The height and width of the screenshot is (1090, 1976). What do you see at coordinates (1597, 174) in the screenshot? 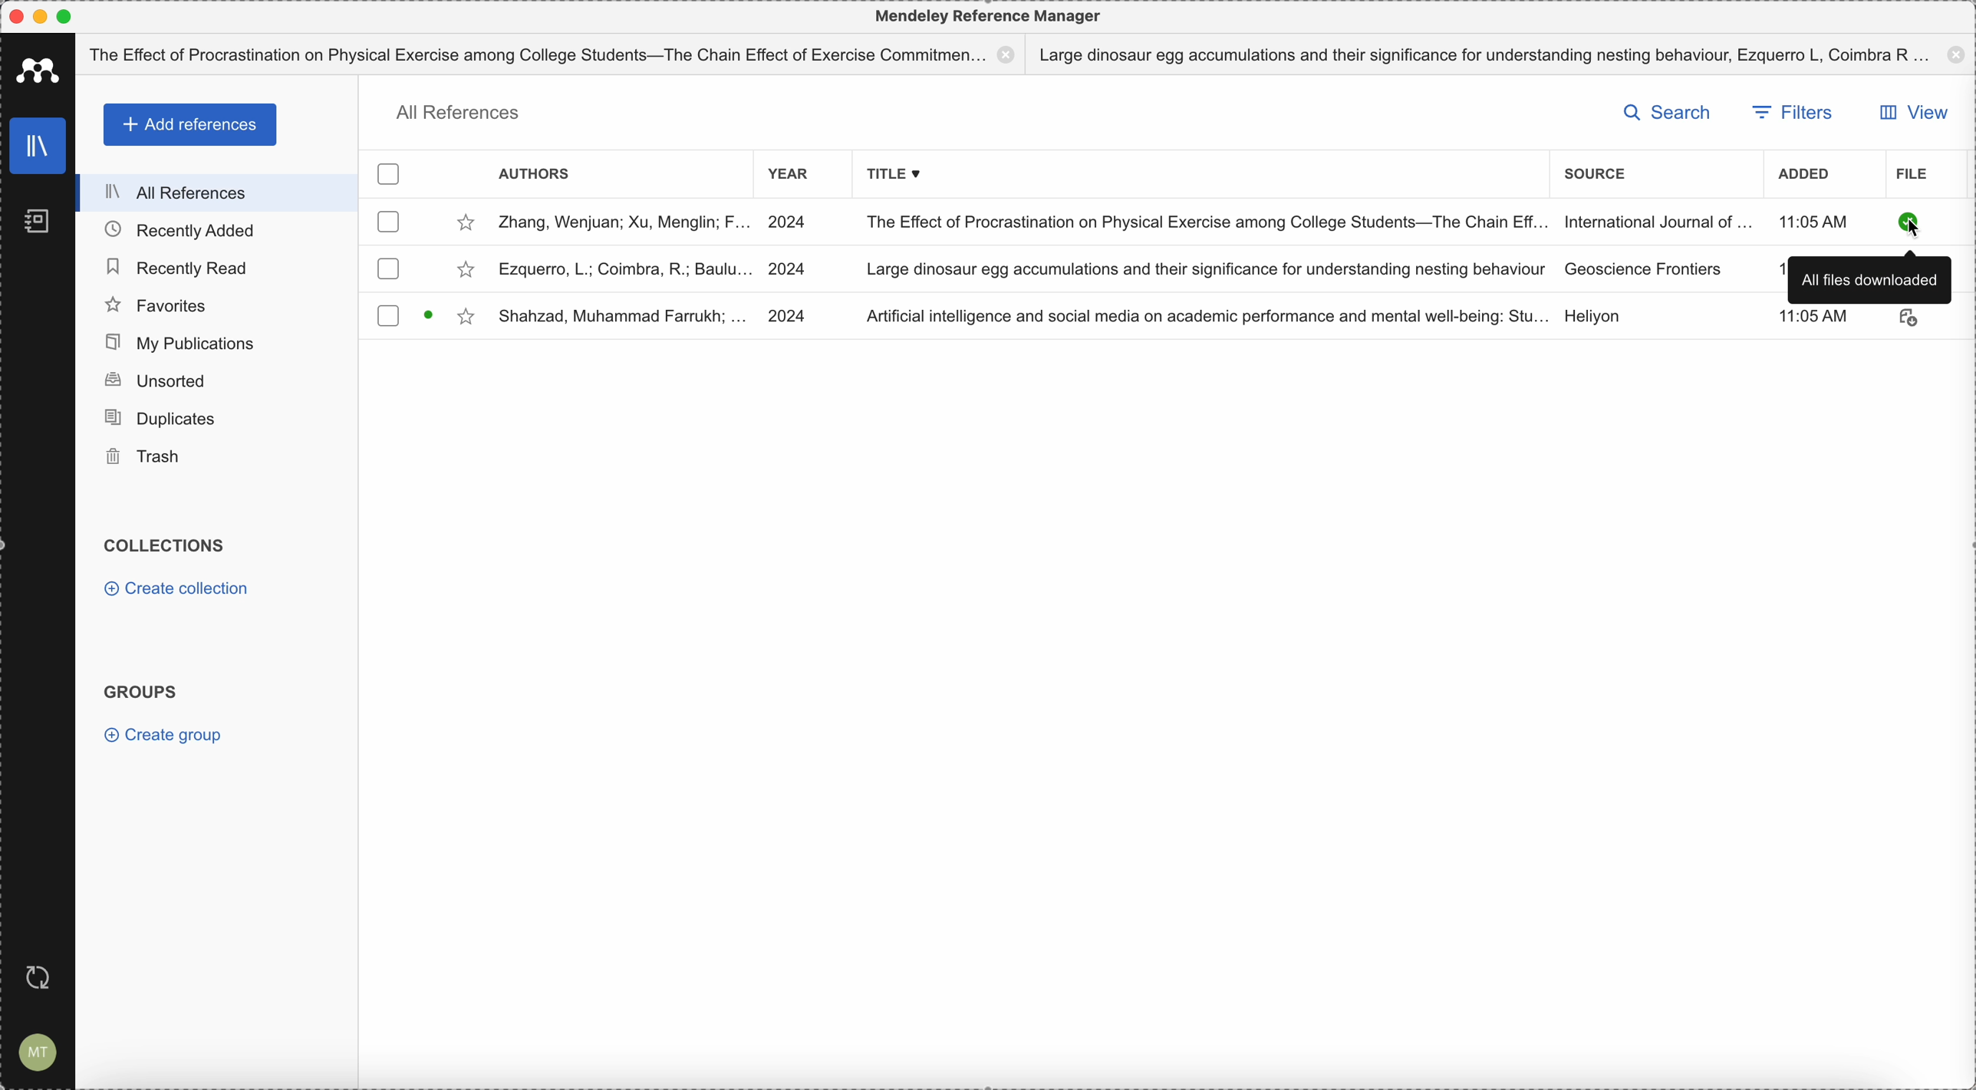
I see `source` at bounding box center [1597, 174].